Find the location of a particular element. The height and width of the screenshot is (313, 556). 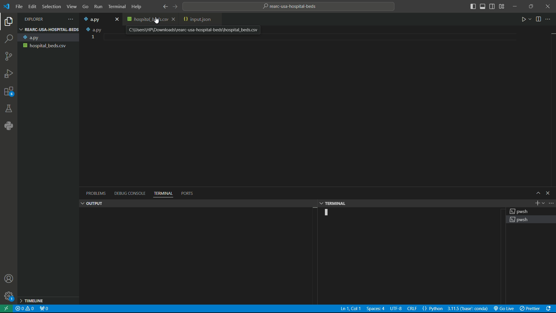

open a remote window is located at coordinates (7, 309).